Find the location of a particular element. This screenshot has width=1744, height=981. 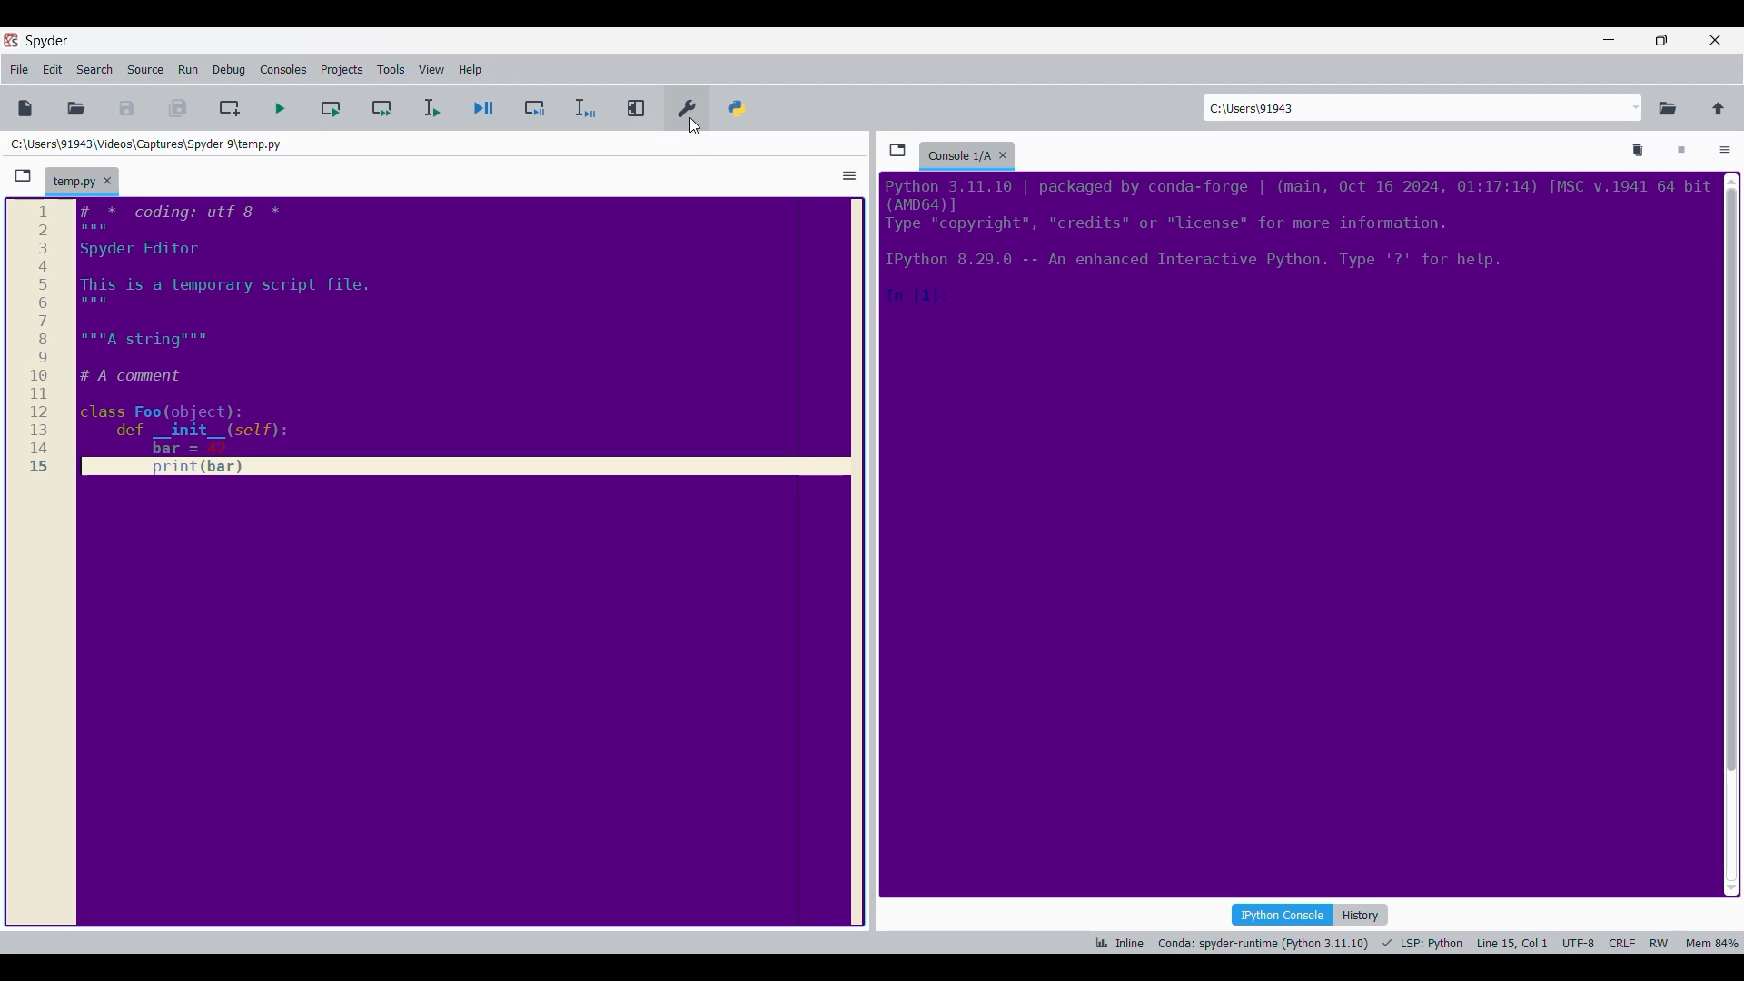

Debug file is located at coordinates (483, 108).